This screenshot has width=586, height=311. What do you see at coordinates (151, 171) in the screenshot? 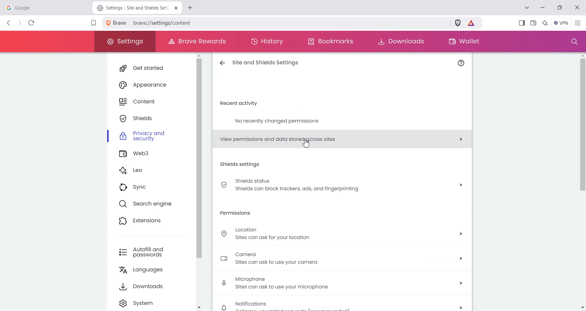
I see `Leo` at bounding box center [151, 171].